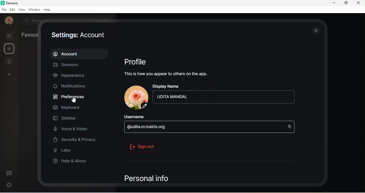  What do you see at coordinates (134, 97) in the screenshot?
I see `profile photo` at bounding box center [134, 97].